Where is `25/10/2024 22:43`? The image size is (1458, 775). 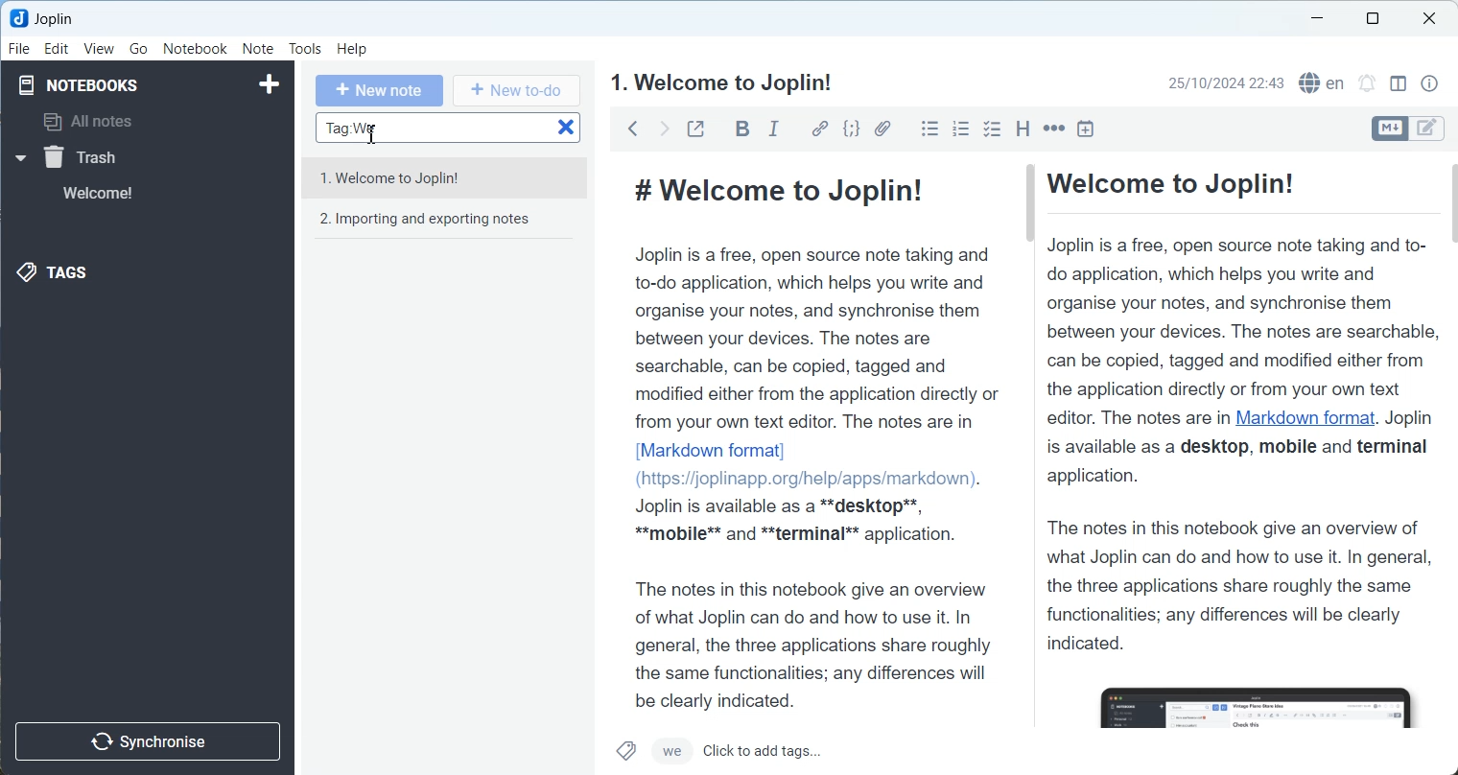
25/10/2024 22:43 is located at coordinates (1226, 82).